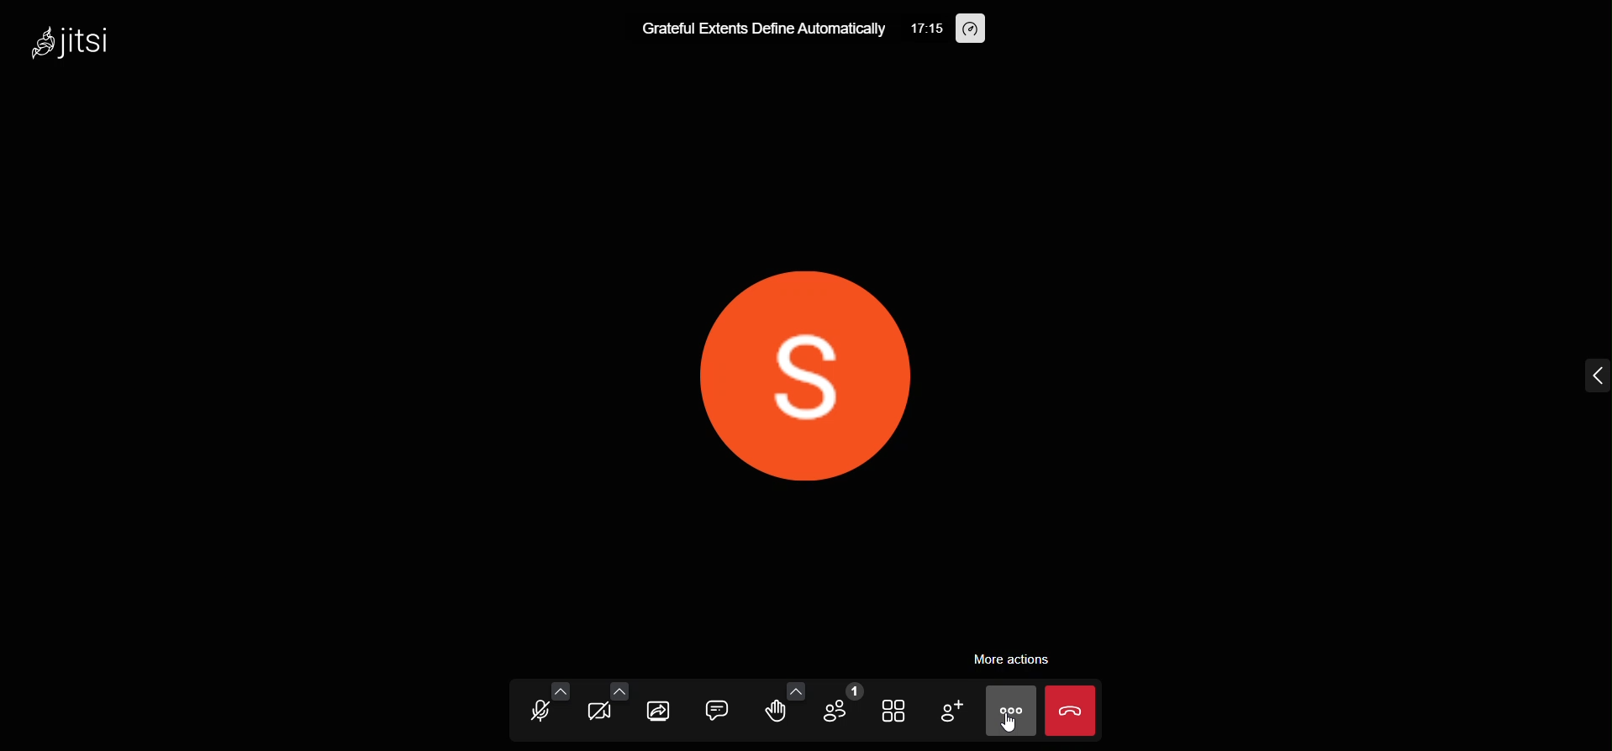 This screenshot has width=1612, height=751. What do you see at coordinates (951, 713) in the screenshot?
I see `invite people` at bounding box center [951, 713].